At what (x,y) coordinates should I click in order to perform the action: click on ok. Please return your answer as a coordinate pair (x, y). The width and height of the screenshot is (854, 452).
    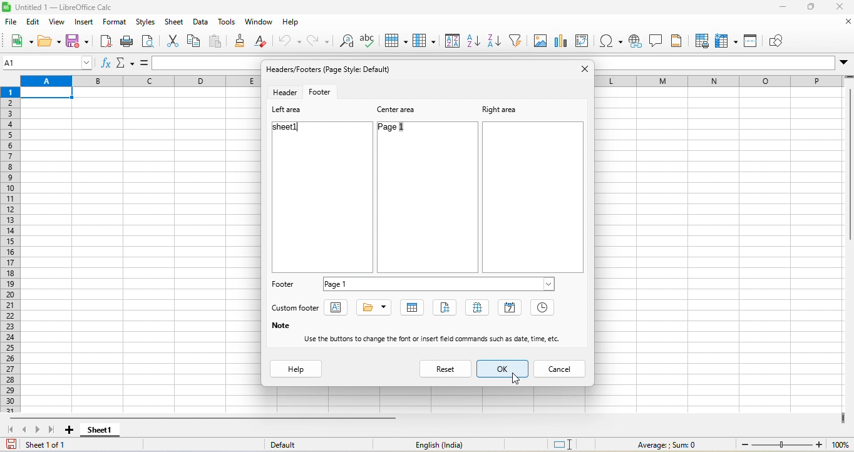
    Looking at the image, I should click on (503, 369).